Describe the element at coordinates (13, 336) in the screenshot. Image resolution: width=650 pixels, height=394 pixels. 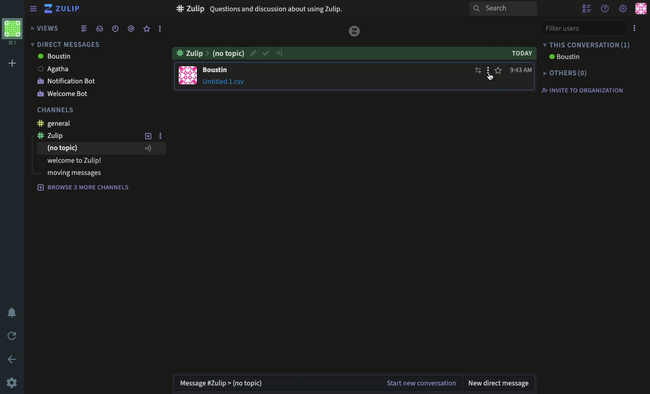
I see `refresh` at that location.